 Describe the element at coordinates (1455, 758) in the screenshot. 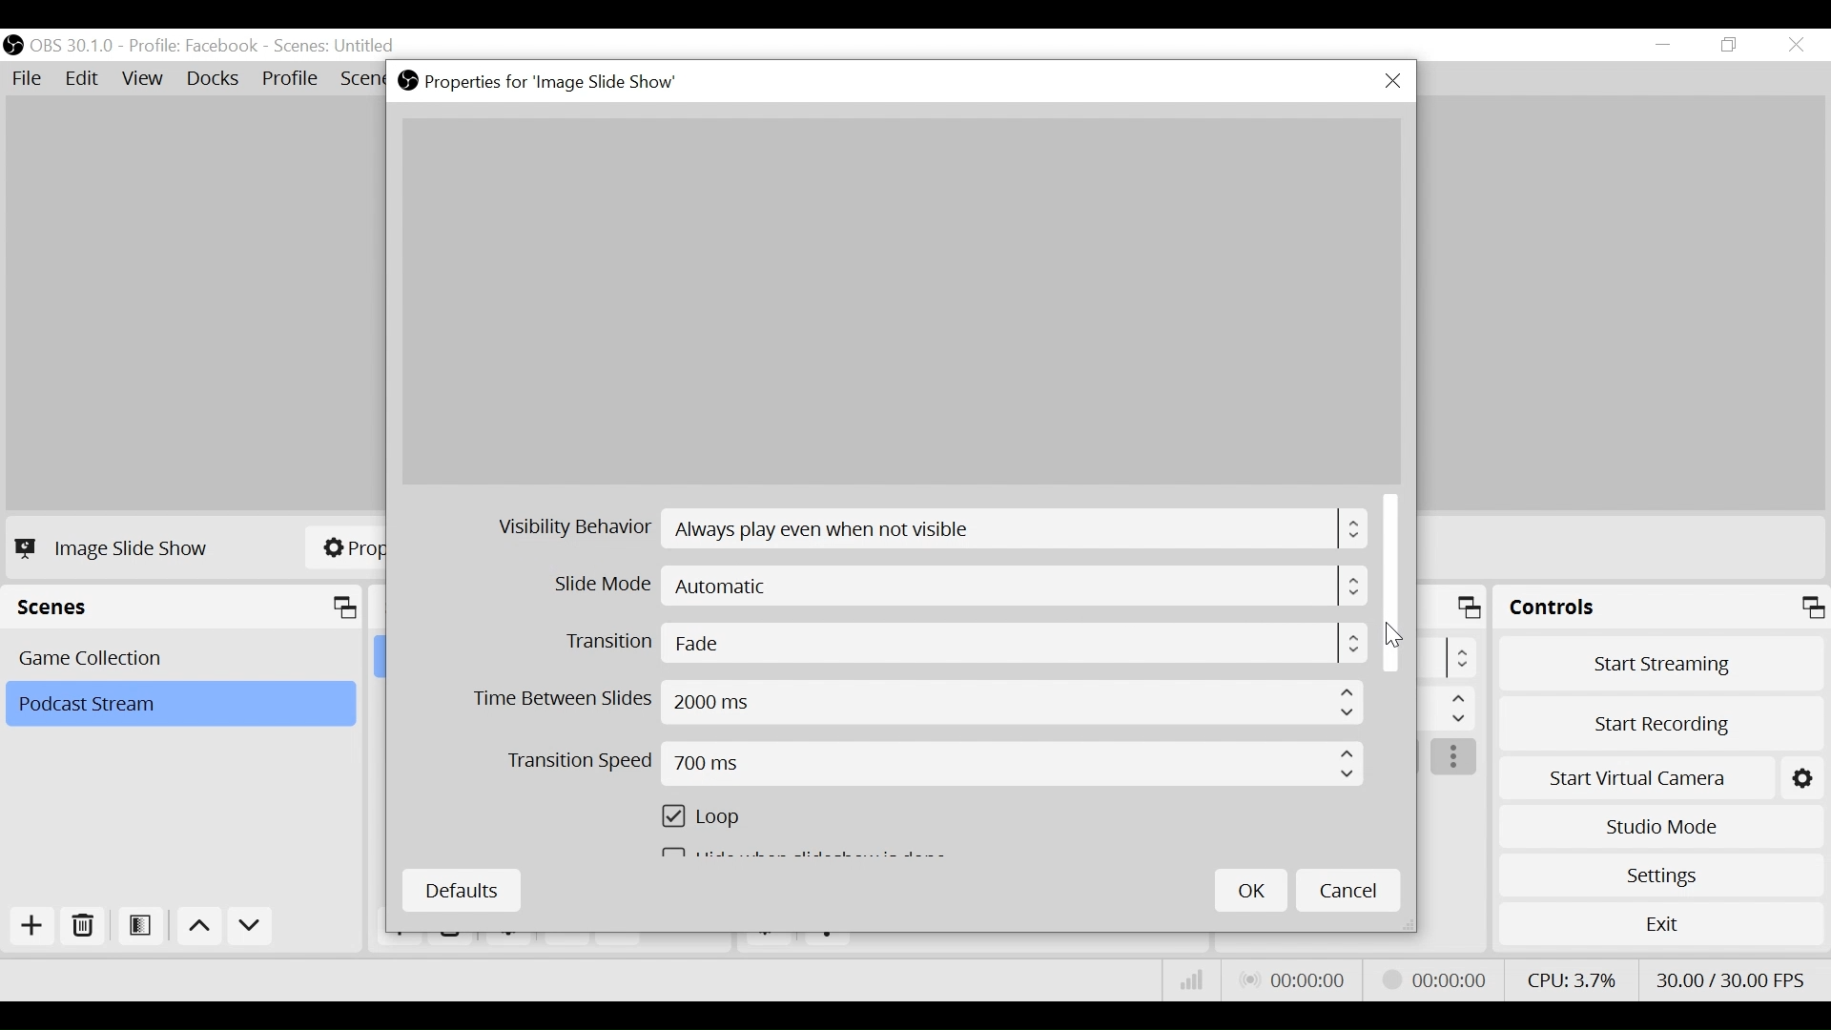

I see `more options` at that location.